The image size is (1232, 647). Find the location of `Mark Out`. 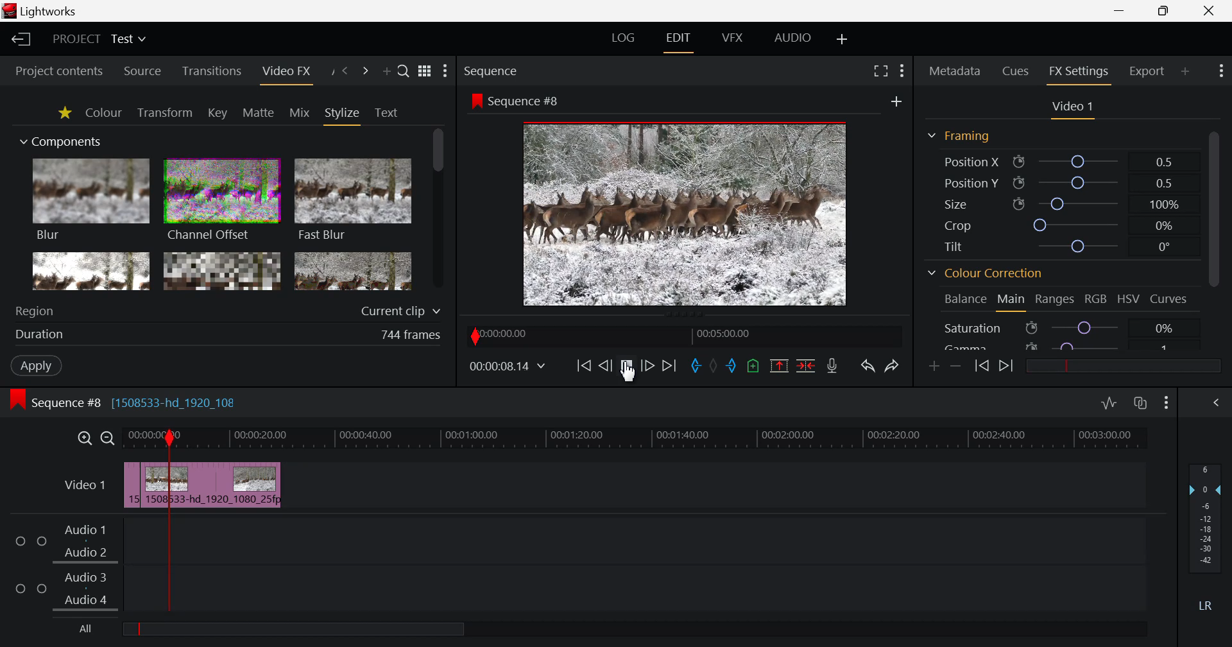

Mark Out is located at coordinates (735, 367).